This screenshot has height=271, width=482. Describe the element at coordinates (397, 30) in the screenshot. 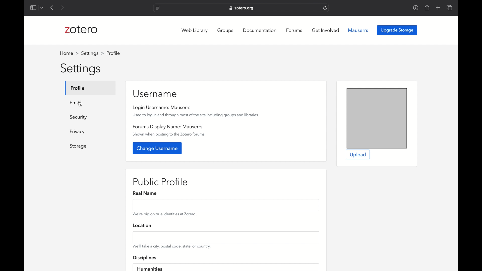

I see `upgrade storage` at that location.